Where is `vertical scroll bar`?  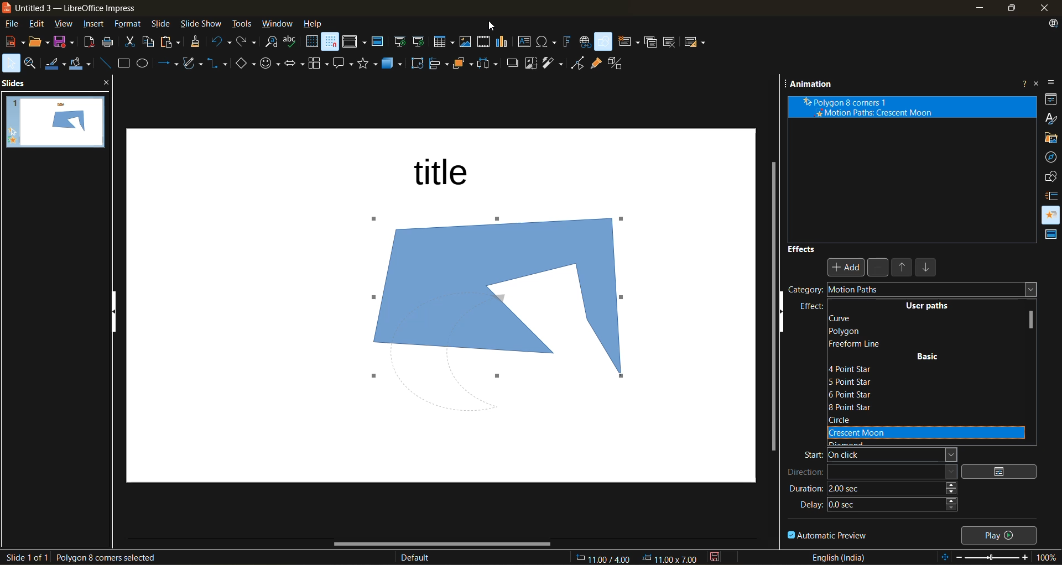 vertical scroll bar is located at coordinates (770, 305).